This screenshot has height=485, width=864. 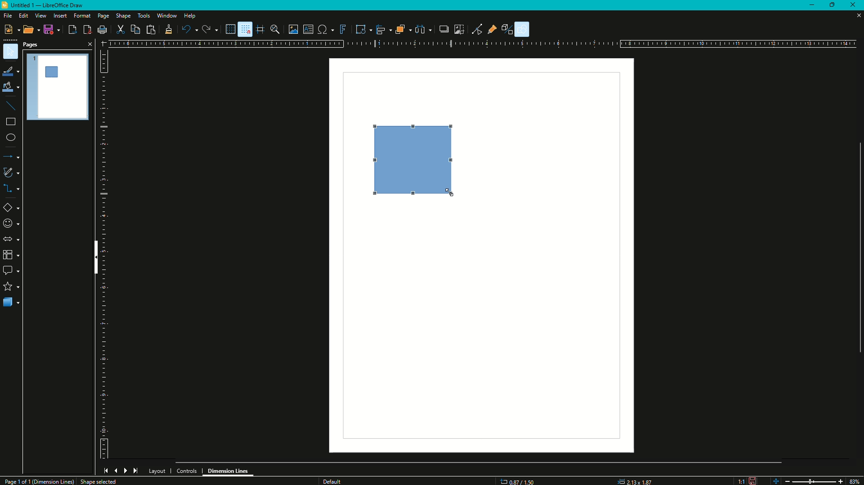 What do you see at coordinates (856, 246) in the screenshot?
I see `Scroll` at bounding box center [856, 246].